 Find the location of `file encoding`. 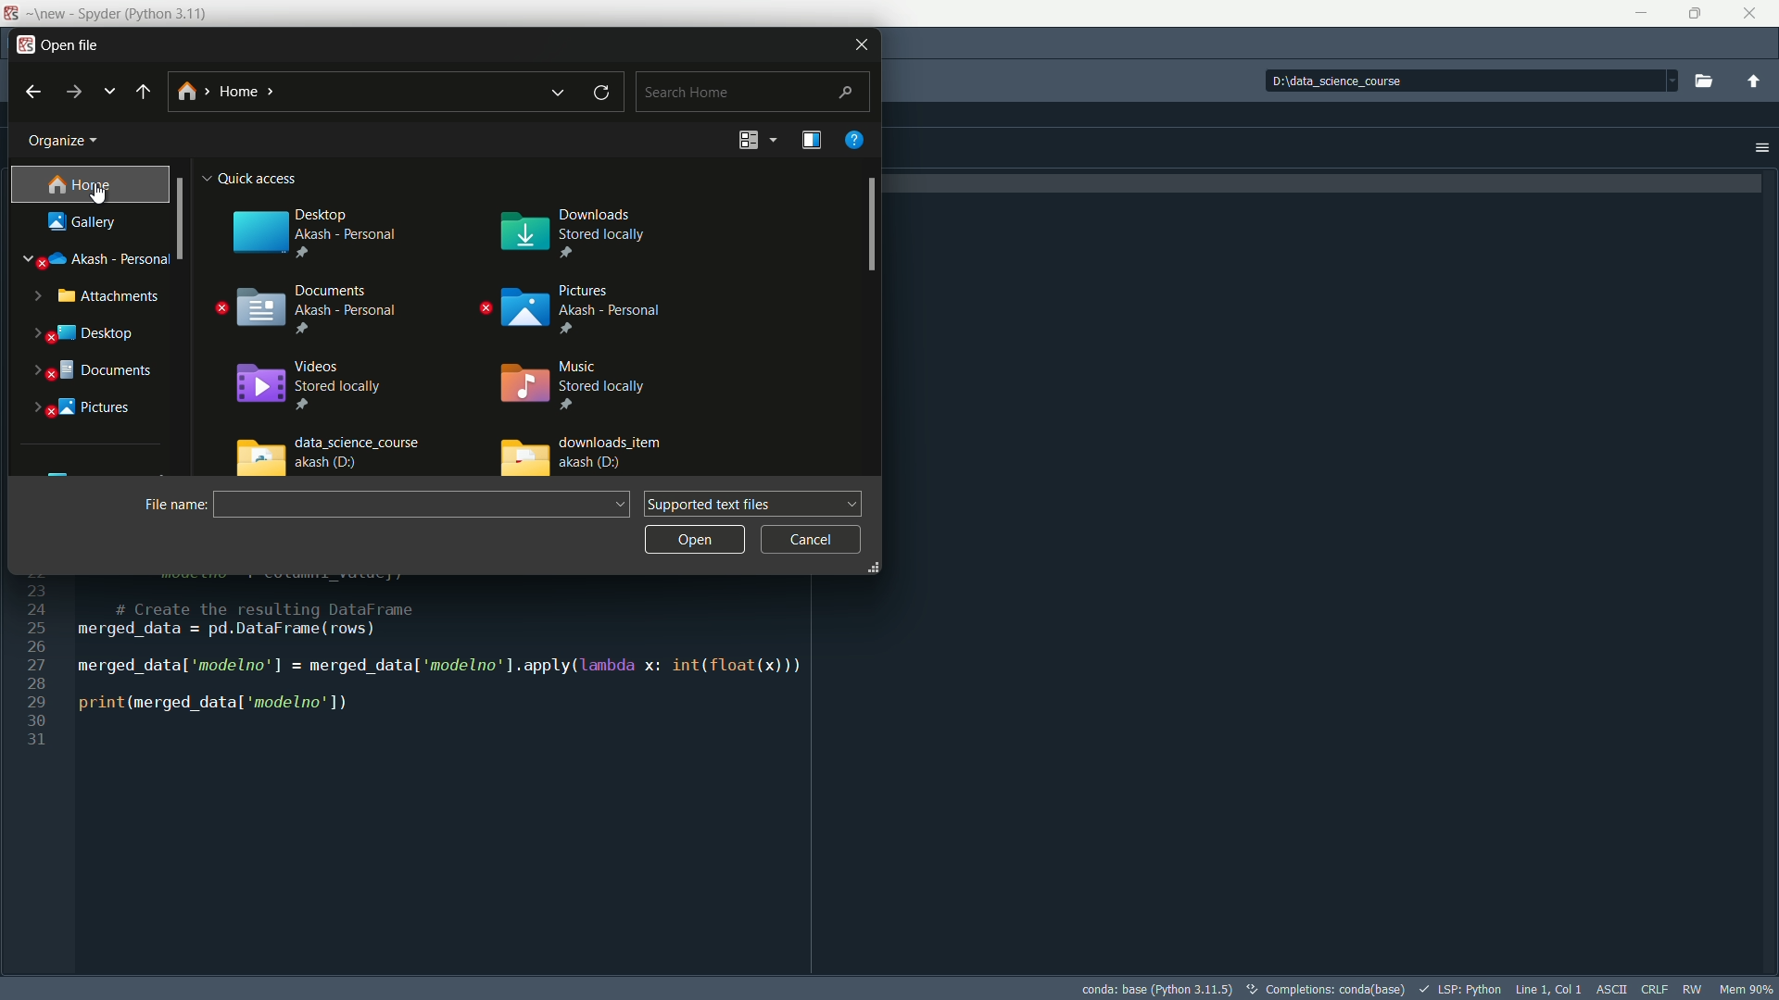

file encoding is located at coordinates (1612, 987).